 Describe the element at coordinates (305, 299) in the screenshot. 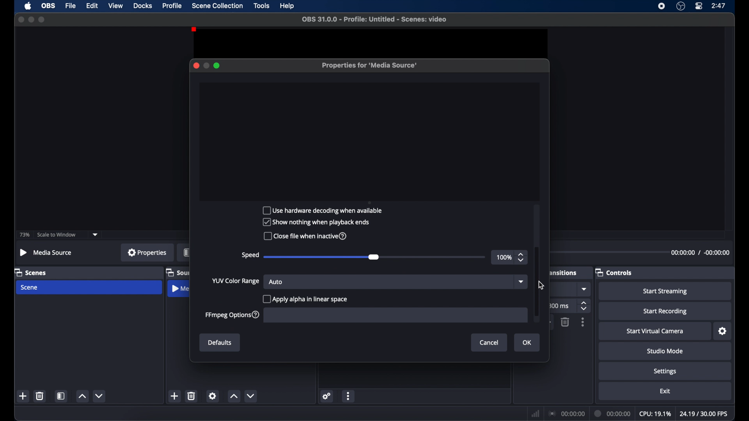

I see `checkbox` at that location.